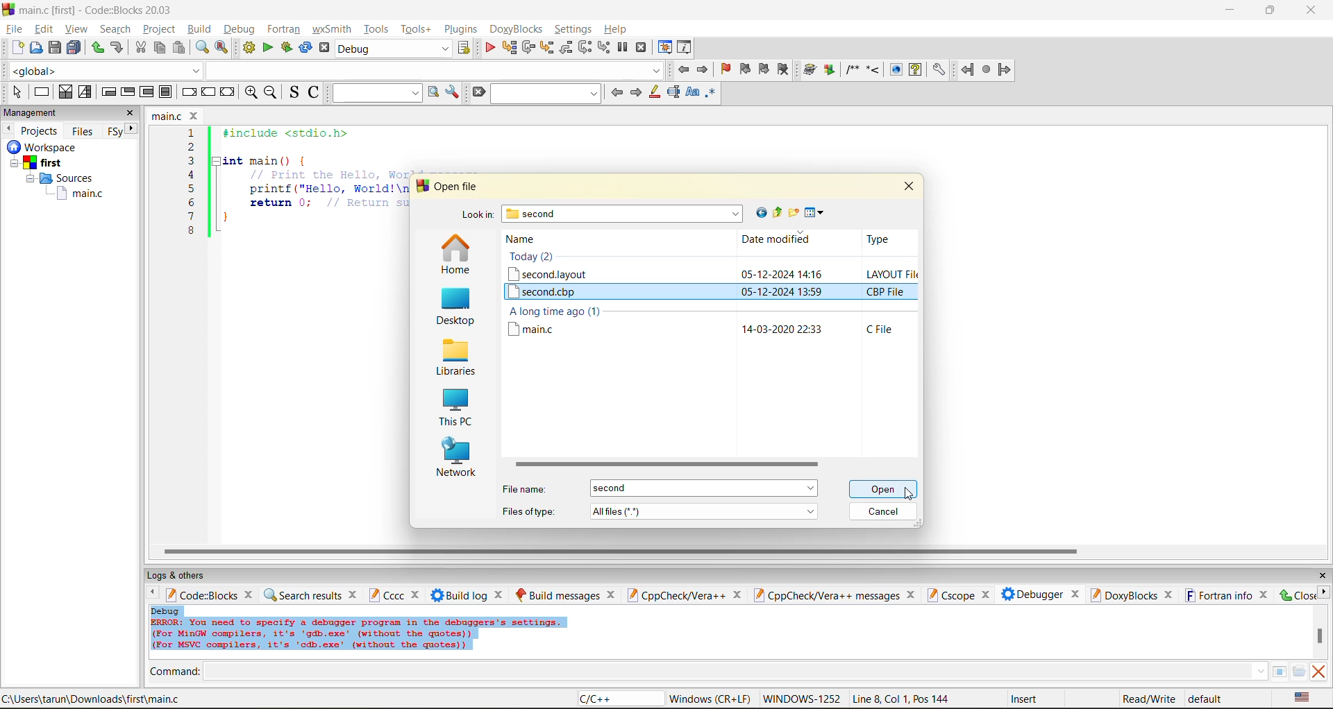 Image resolution: width=1333 pixels, height=709 pixels. Describe the element at coordinates (795, 212) in the screenshot. I see `create new folder` at that location.